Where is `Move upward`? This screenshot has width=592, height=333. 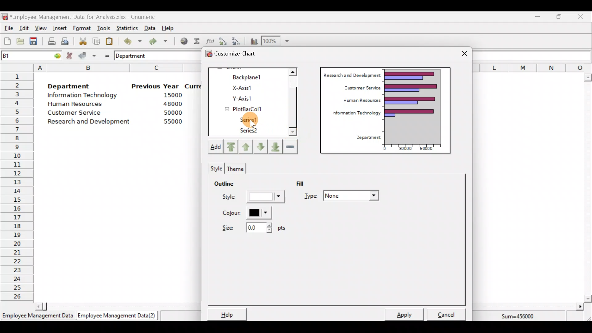
Move upward is located at coordinates (230, 147).